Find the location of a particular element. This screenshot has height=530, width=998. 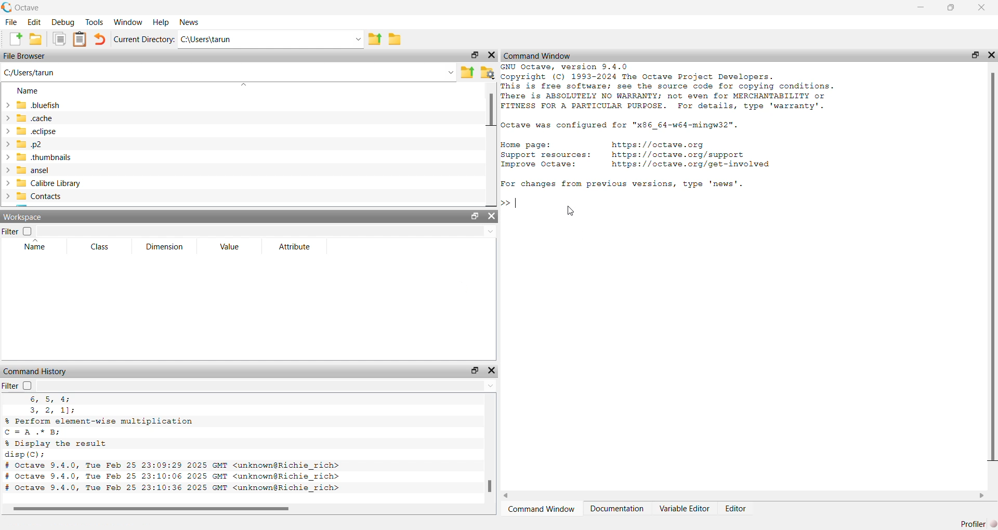

News is located at coordinates (189, 22).